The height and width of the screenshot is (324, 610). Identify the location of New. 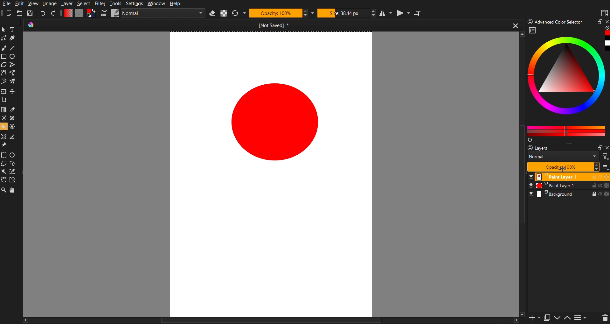
(7, 14).